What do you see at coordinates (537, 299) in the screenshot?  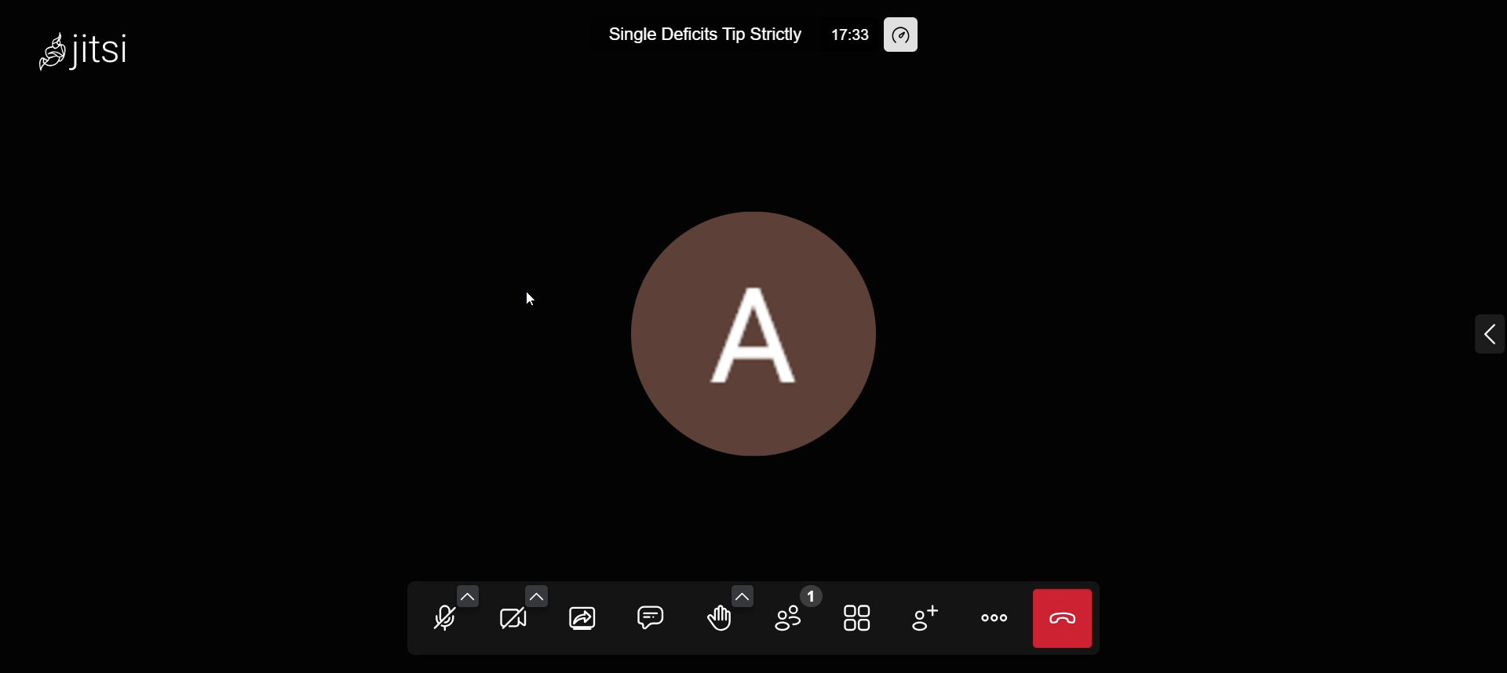 I see `cursor` at bounding box center [537, 299].